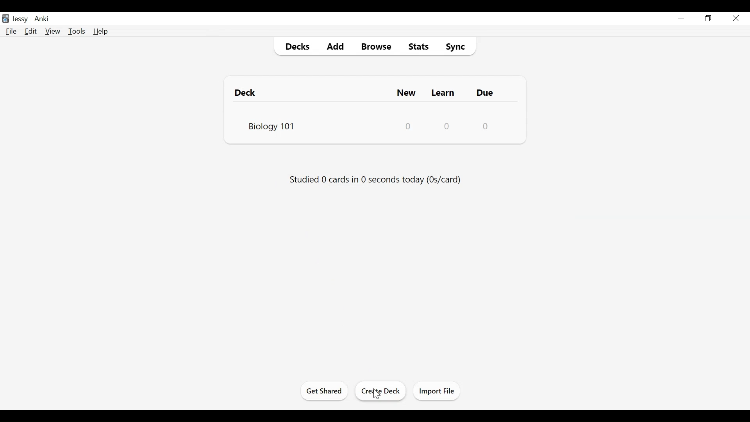 Image resolution: width=750 pixels, height=422 pixels. I want to click on minimize, so click(681, 18).